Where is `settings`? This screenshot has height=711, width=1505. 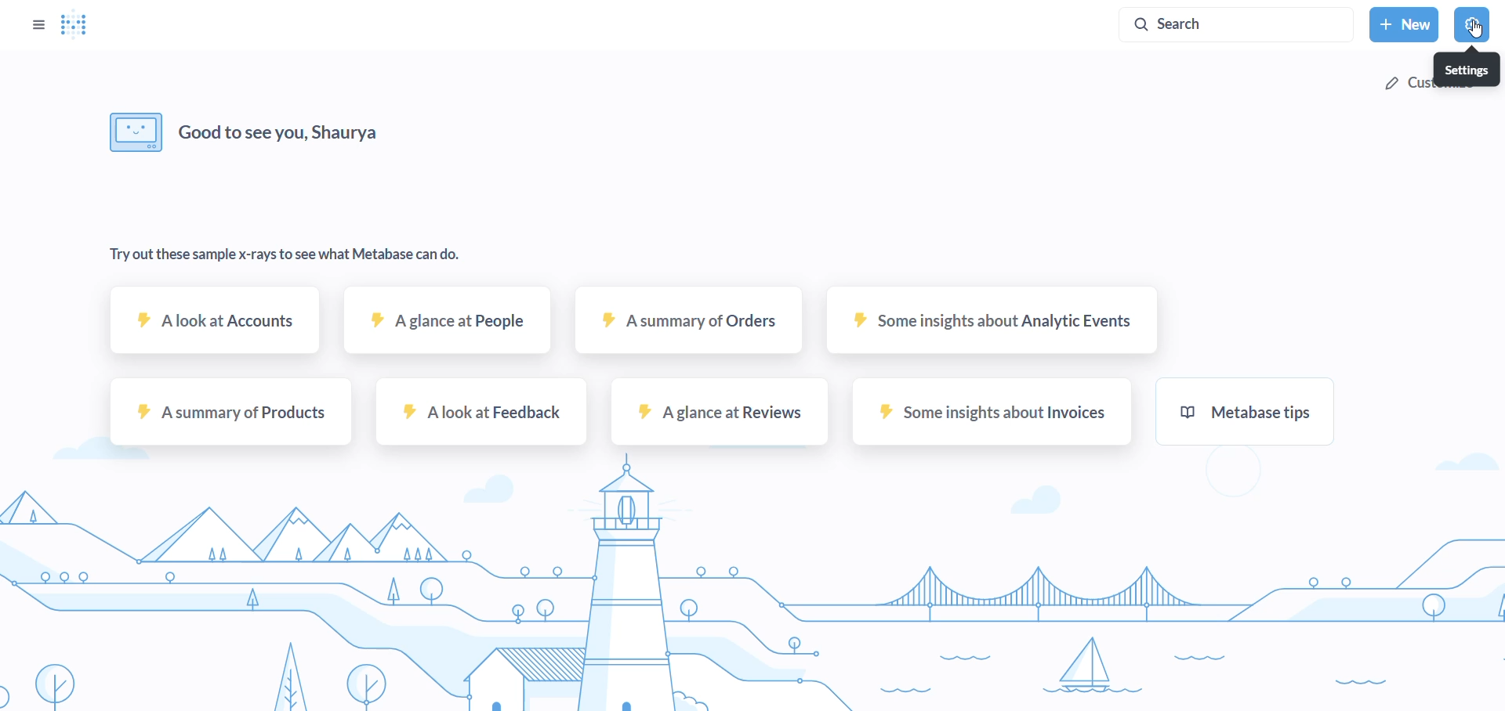
settings is located at coordinates (1474, 24).